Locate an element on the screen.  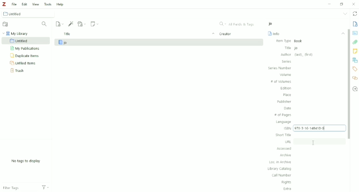
Filter Collections is located at coordinates (44, 25).